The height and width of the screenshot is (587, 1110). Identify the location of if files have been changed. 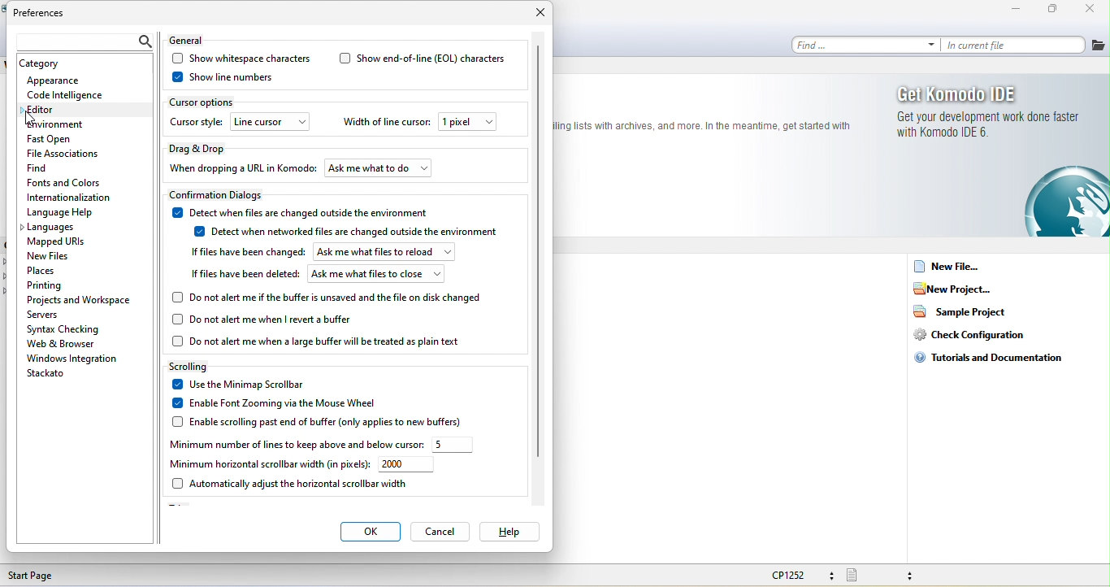
(245, 252).